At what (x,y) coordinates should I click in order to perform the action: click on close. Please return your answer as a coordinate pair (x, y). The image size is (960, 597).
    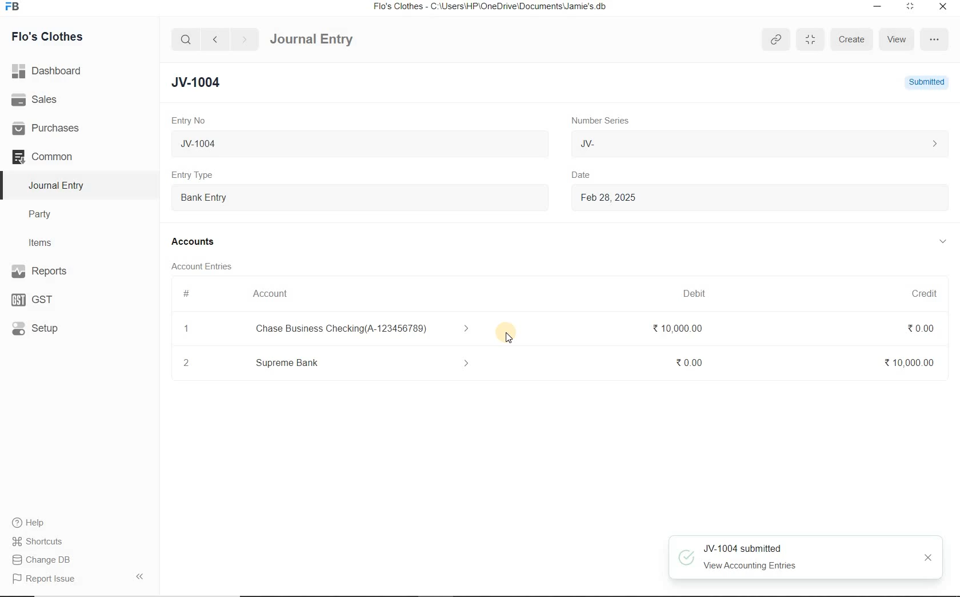
    Looking at the image, I should click on (942, 6).